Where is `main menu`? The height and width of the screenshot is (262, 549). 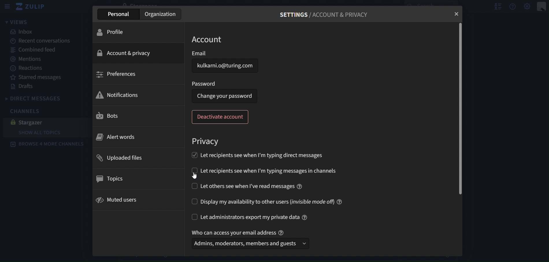 main menu is located at coordinates (527, 6).